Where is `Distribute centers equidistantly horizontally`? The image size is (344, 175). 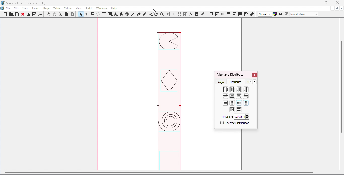
Distribute centers equidistantly horizontally is located at coordinates (232, 89).